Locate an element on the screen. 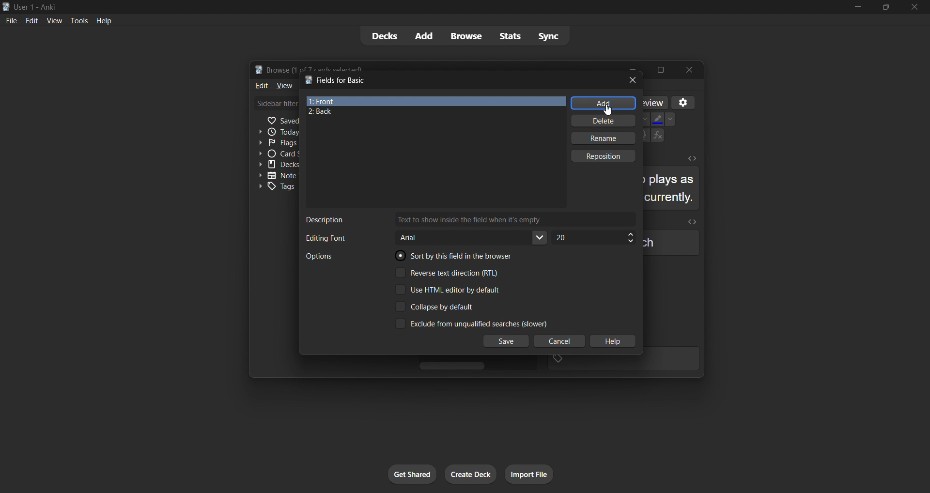  help is located at coordinates (102, 20).